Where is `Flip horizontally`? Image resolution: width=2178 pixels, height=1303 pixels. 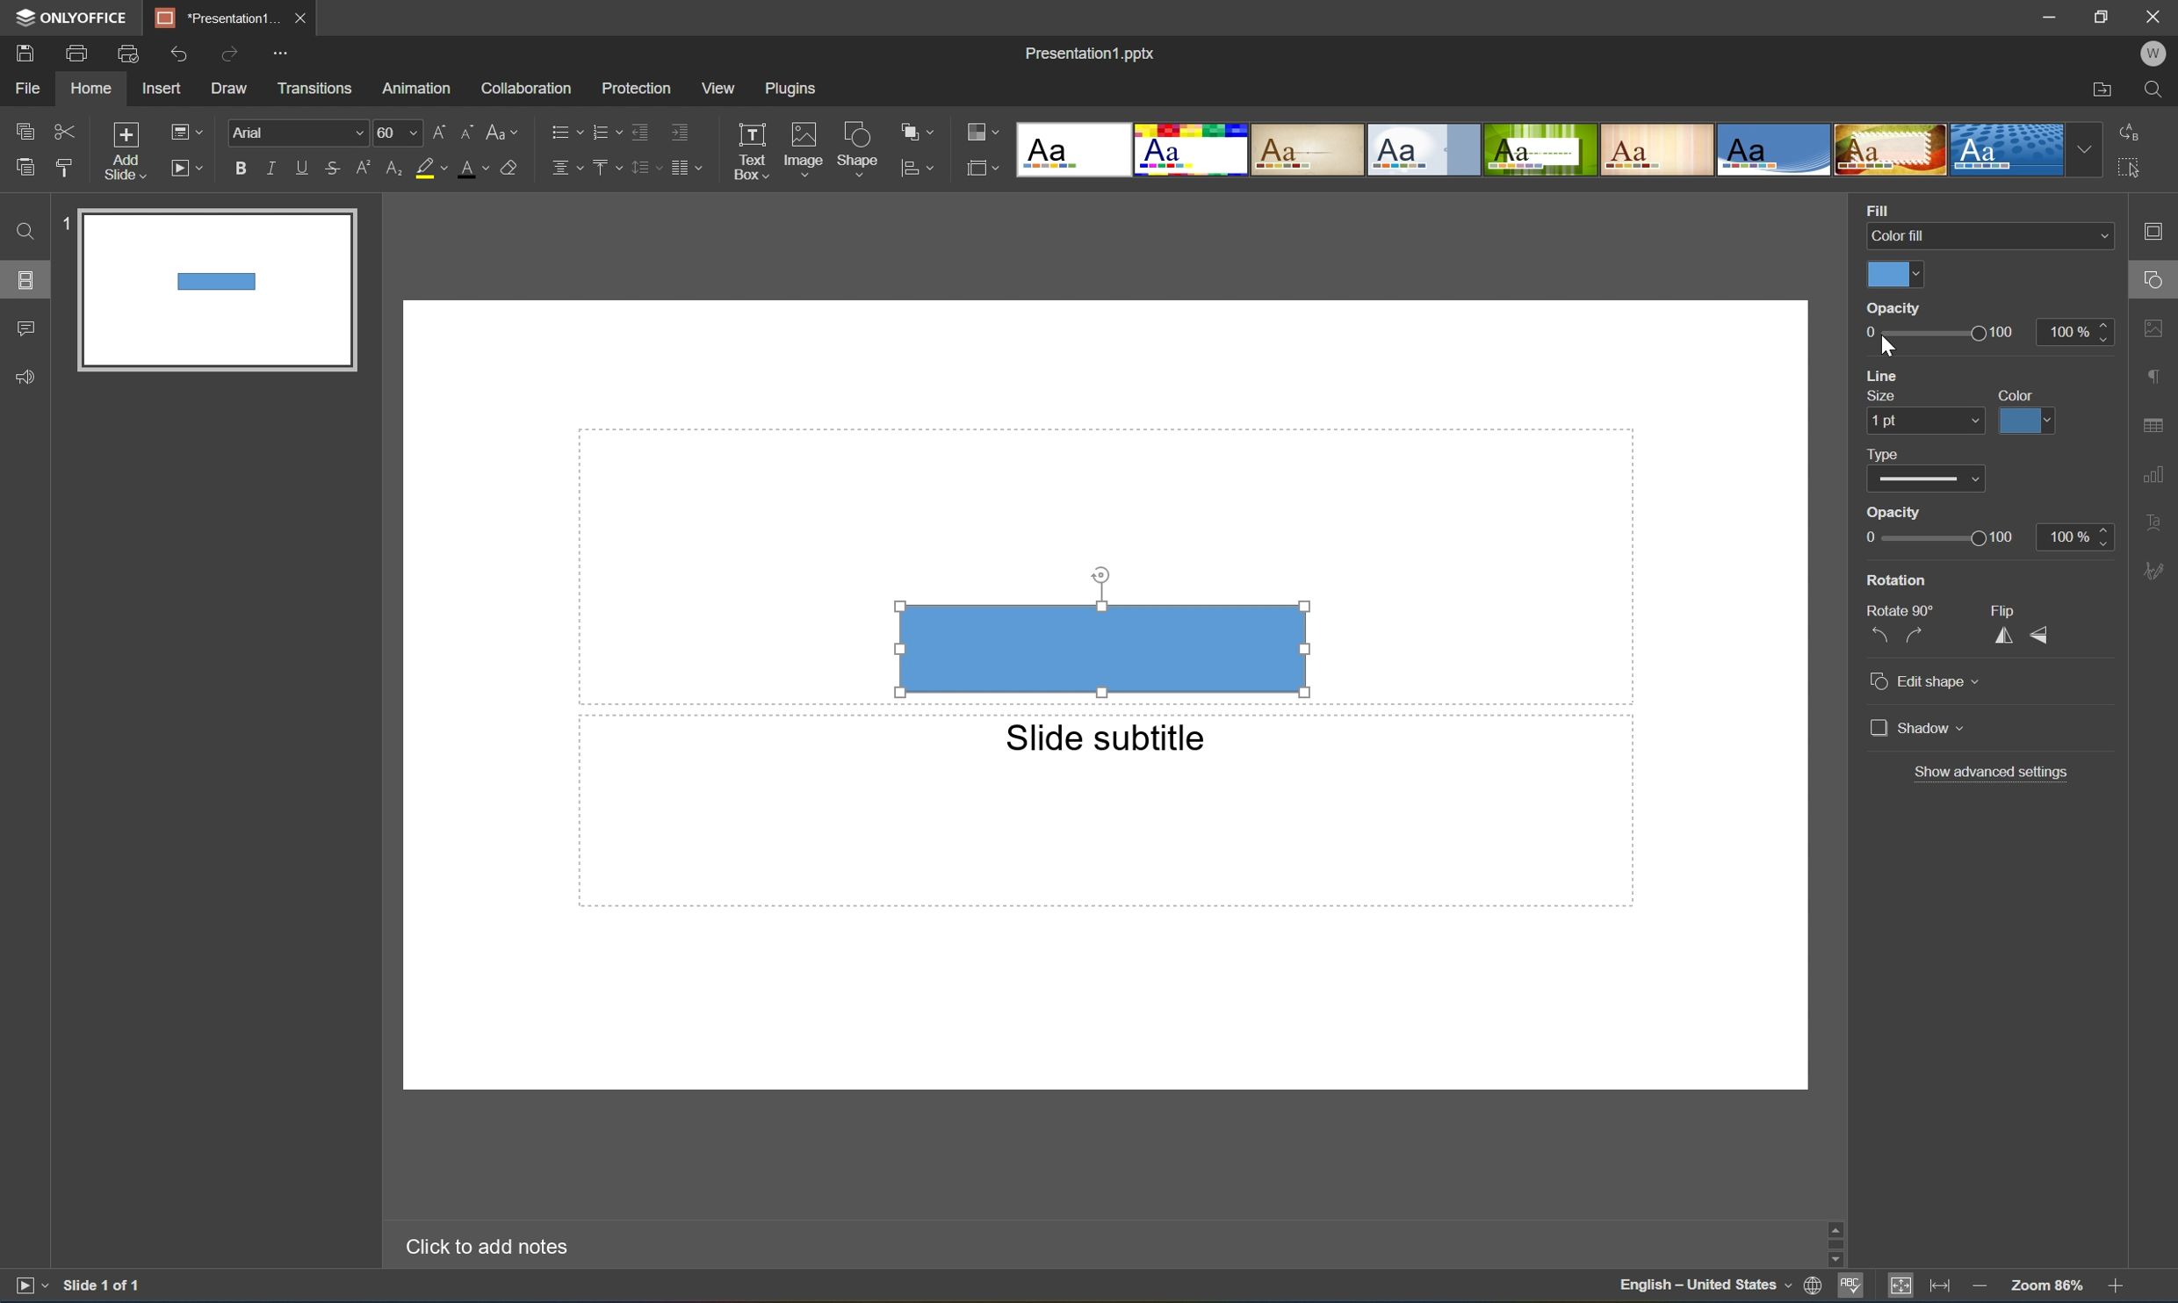 Flip horizontally is located at coordinates (2002, 632).